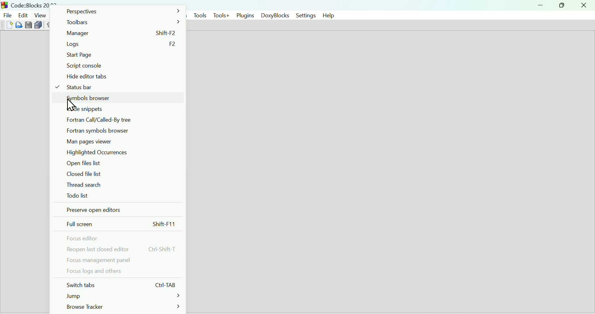 The height and width of the screenshot is (314, 595). What do you see at coordinates (121, 224) in the screenshot?
I see `Full screen` at bounding box center [121, 224].